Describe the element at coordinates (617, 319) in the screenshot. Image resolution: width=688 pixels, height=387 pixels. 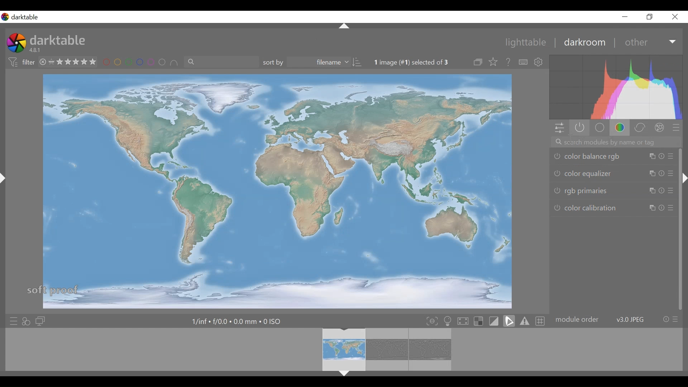
I see `module order` at that location.